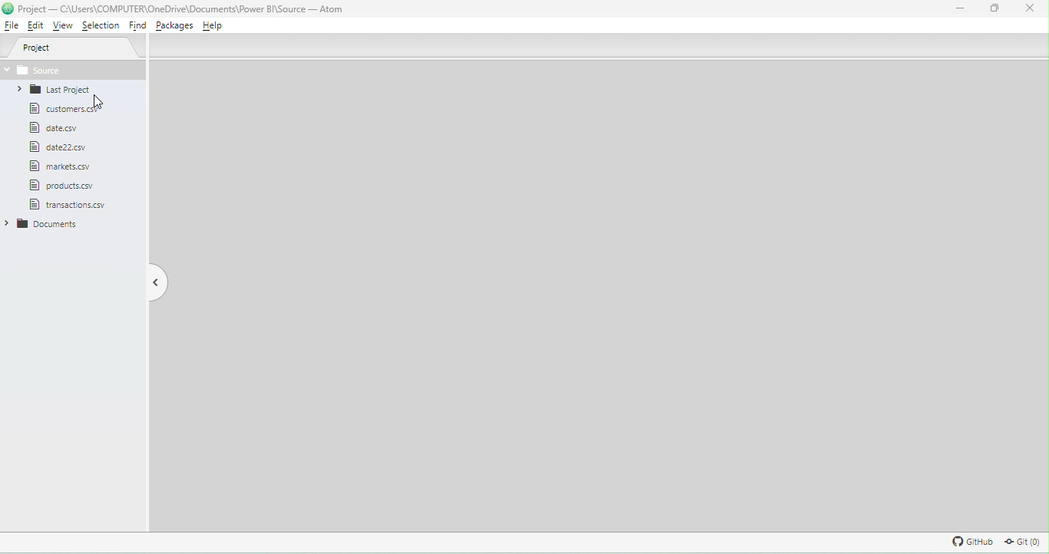 This screenshot has height=554, width=1049. What do you see at coordinates (155, 281) in the screenshot?
I see `Toggle tree view` at bounding box center [155, 281].